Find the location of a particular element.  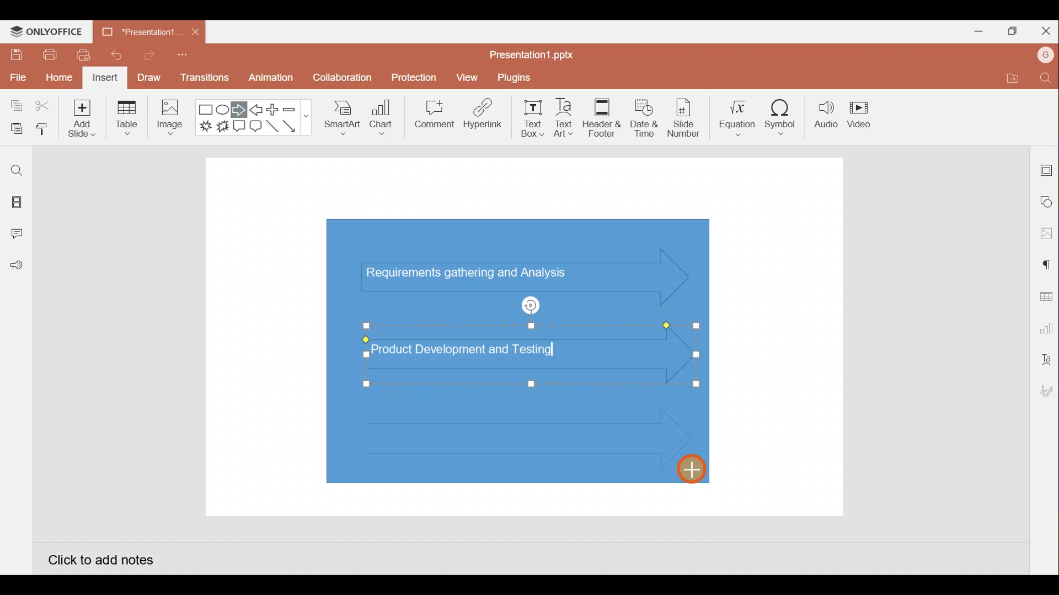

Cut is located at coordinates (43, 106).